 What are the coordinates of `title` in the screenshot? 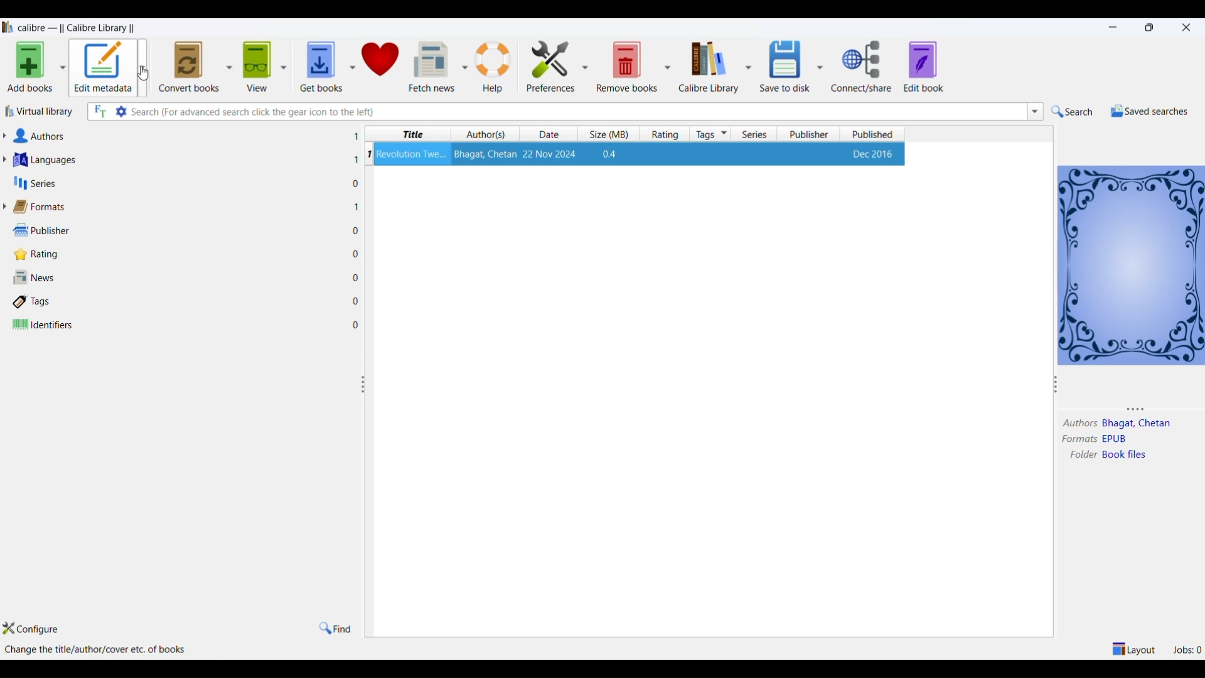 It's located at (410, 134).